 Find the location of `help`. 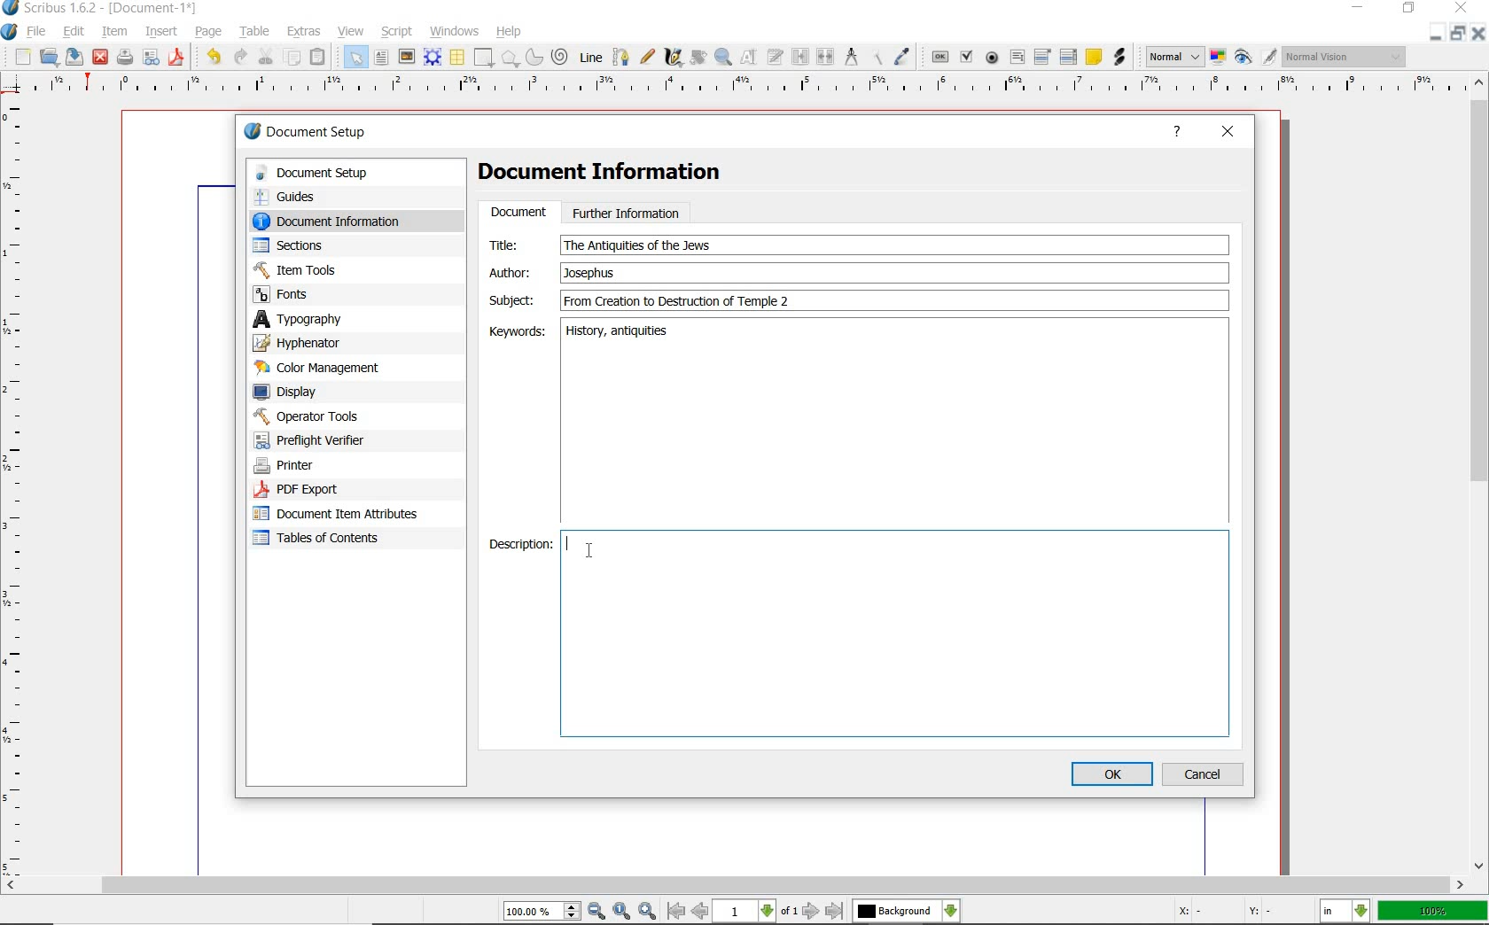

help is located at coordinates (511, 30).